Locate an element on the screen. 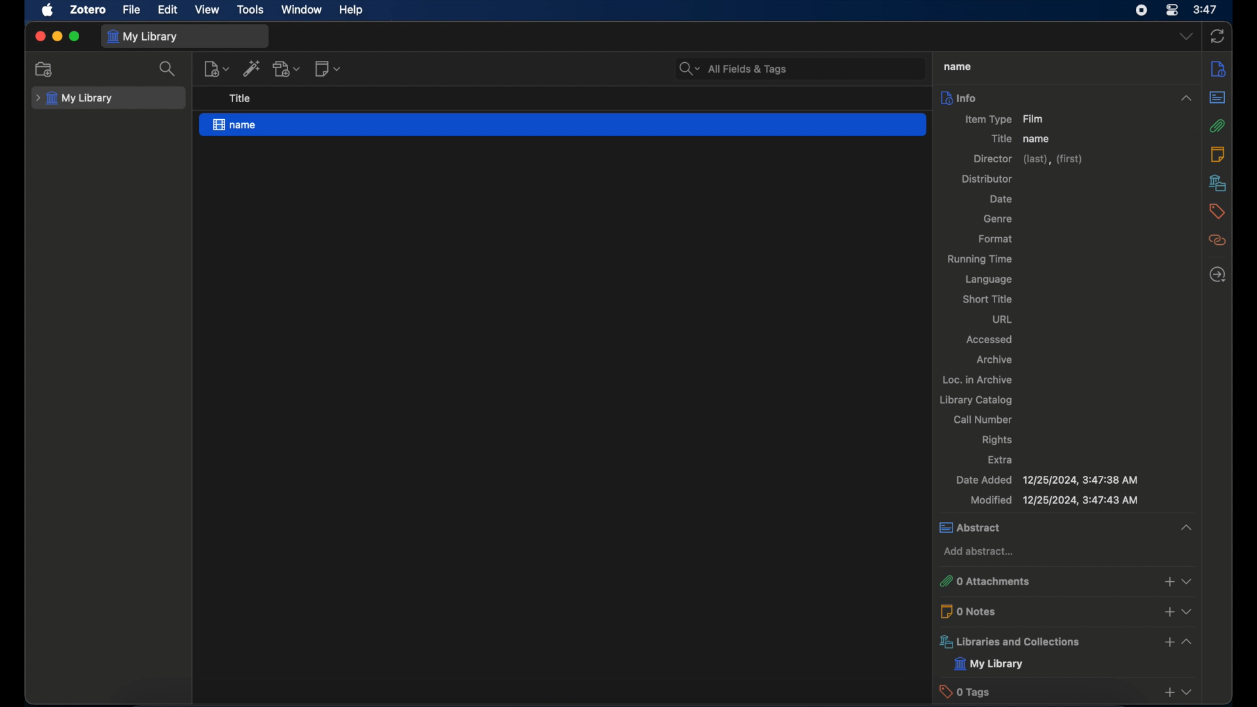 The height and width of the screenshot is (707, 1257). zotero is located at coordinates (89, 10).